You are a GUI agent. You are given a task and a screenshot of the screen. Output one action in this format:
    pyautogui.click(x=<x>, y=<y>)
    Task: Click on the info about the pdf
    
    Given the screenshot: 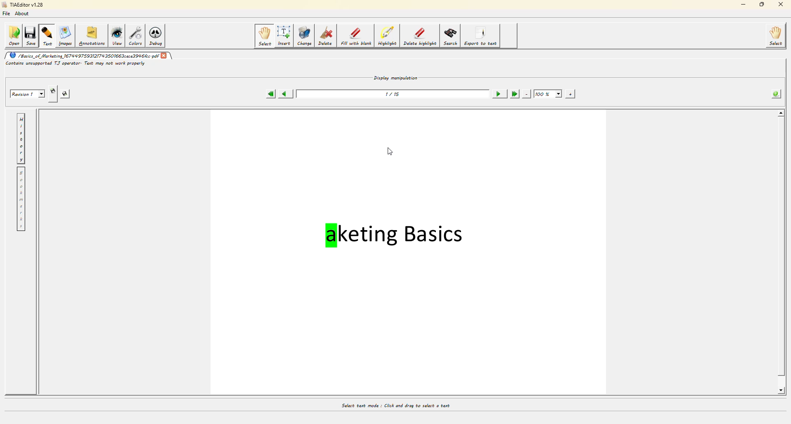 What is the action you would take?
    pyautogui.click(x=775, y=93)
    